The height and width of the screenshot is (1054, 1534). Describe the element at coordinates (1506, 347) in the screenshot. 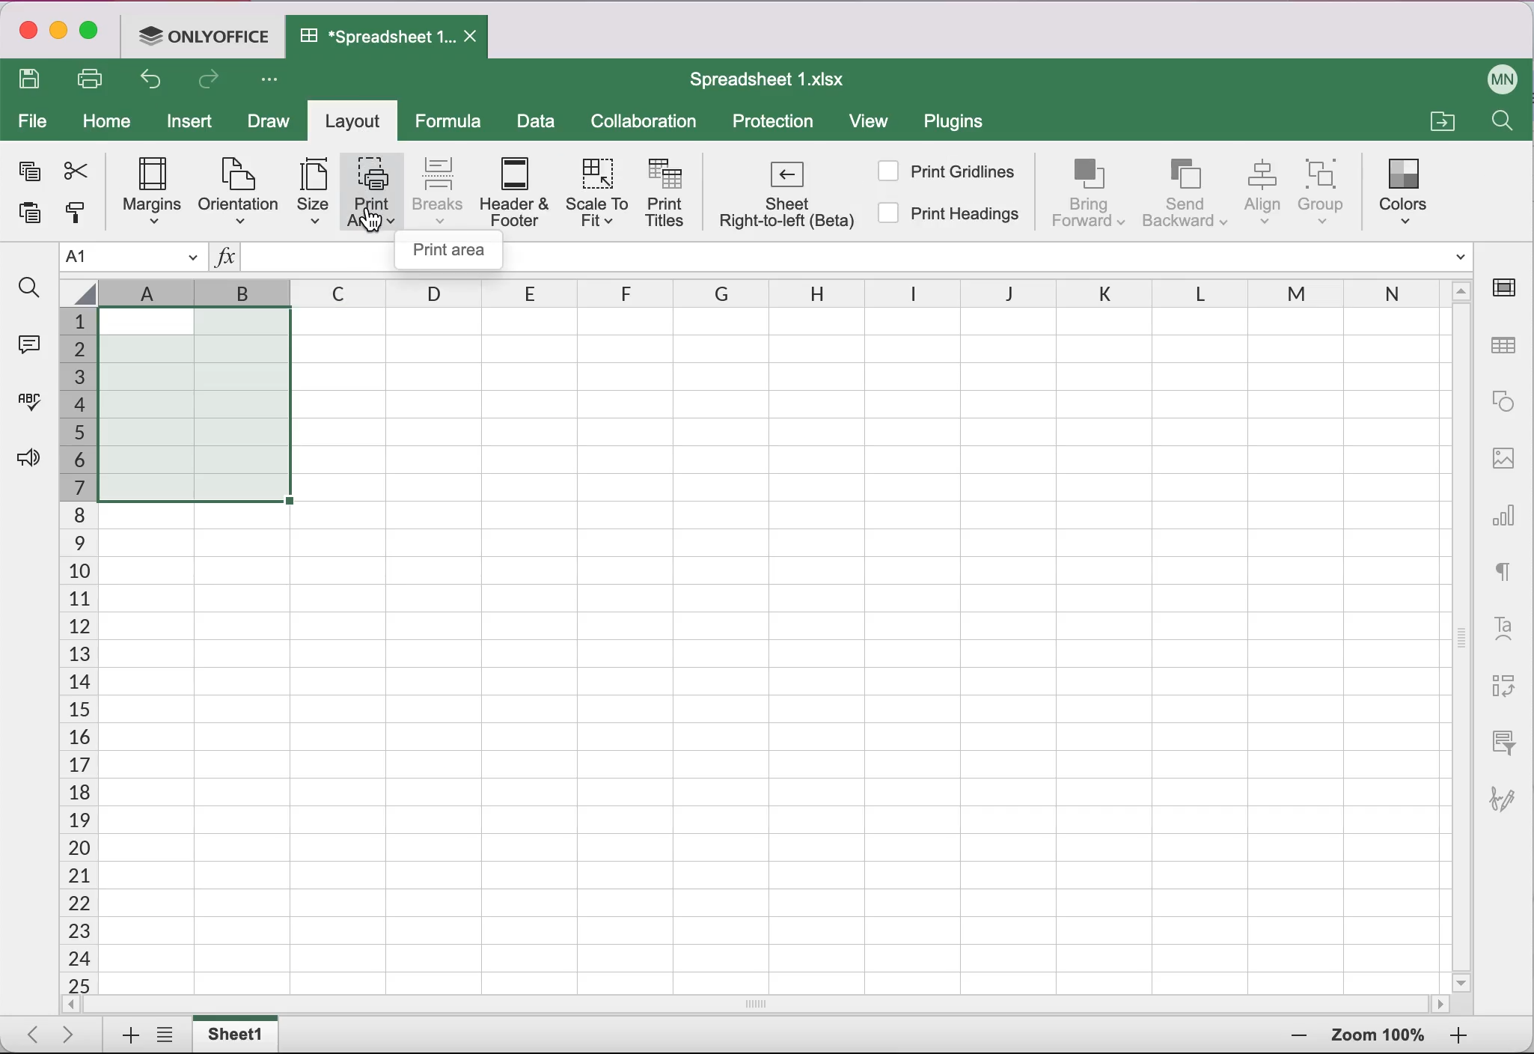

I see `table` at that location.